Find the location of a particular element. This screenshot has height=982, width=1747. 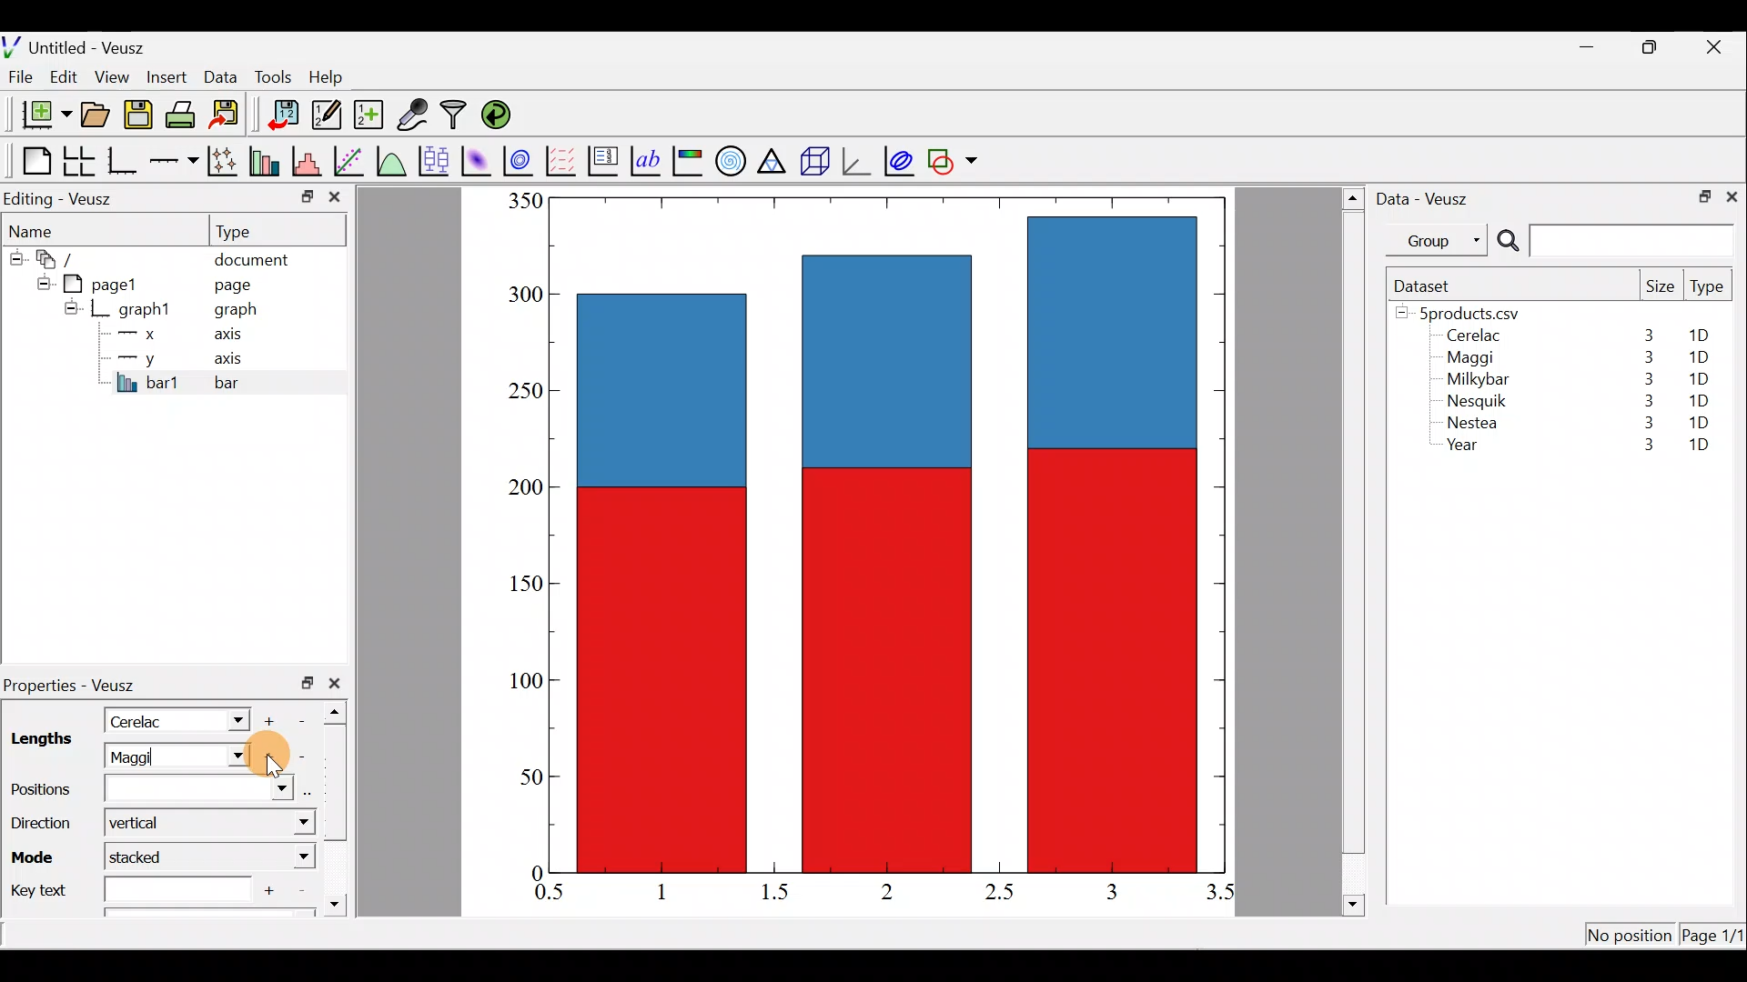

Text label is located at coordinates (648, 158).